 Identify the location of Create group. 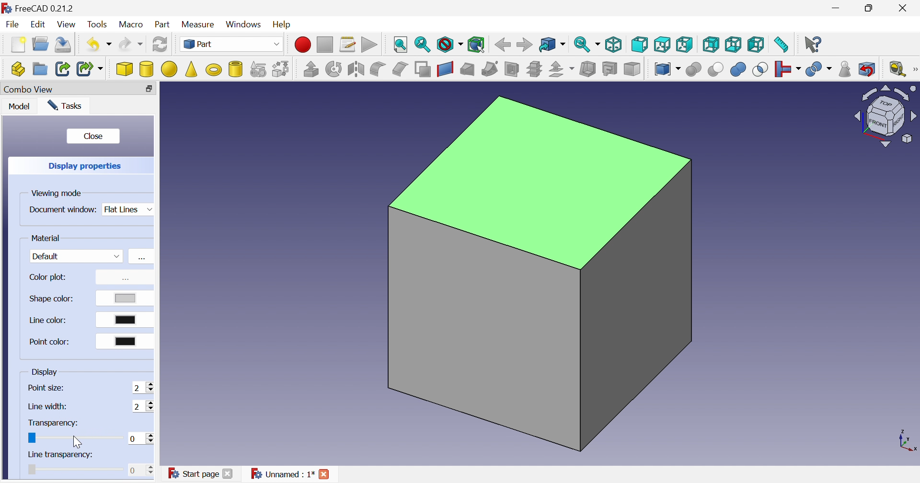
(40, 69).